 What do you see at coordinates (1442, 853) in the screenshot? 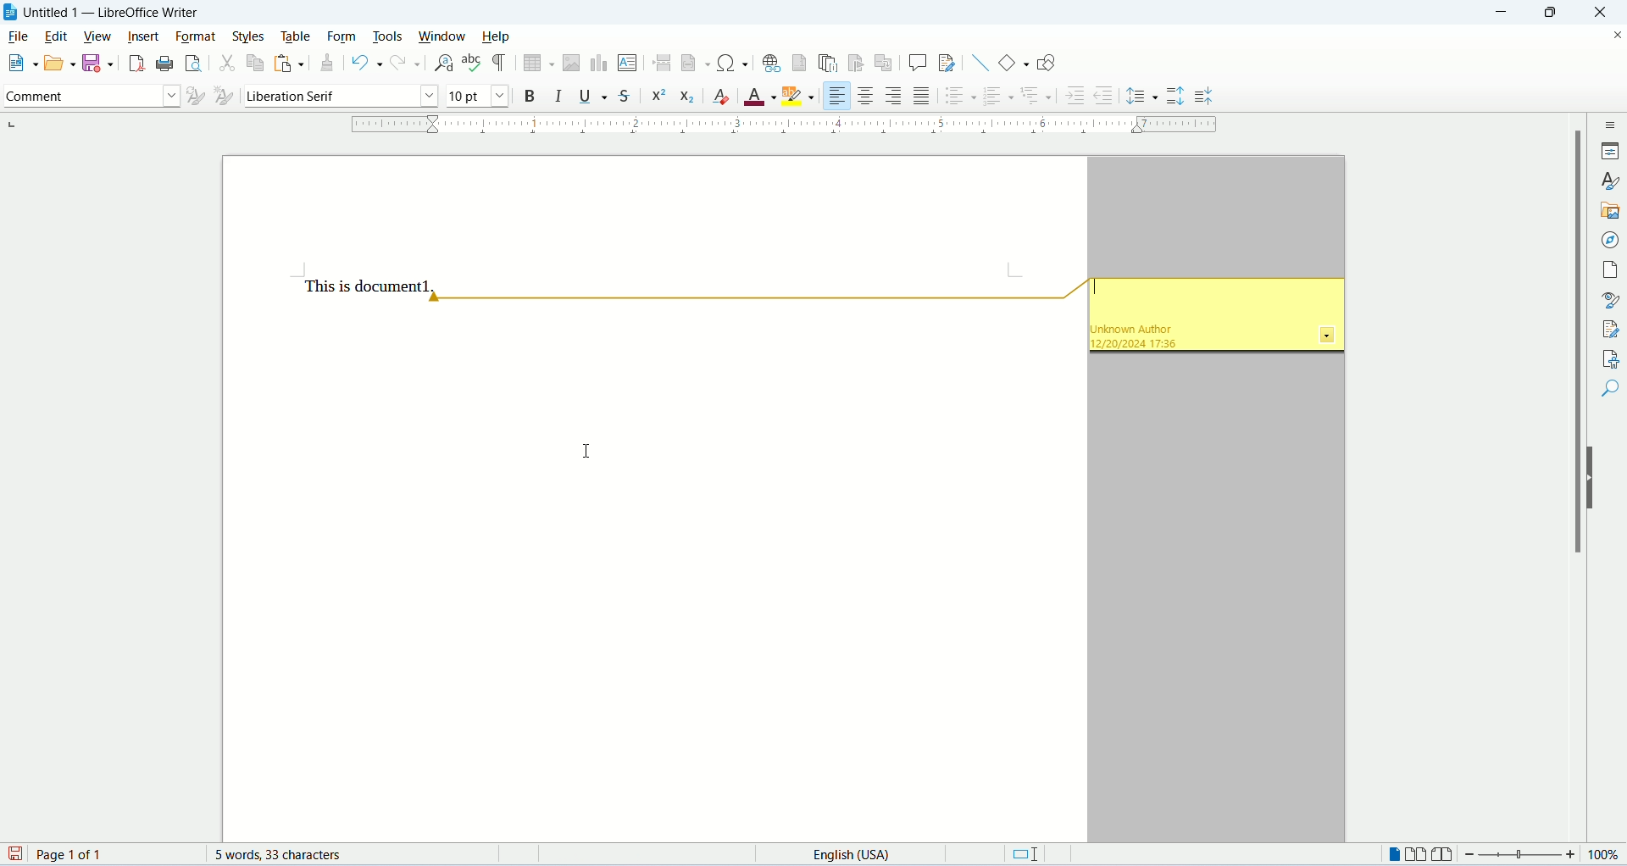
I see `book view` at bounding box center [1442, 853].